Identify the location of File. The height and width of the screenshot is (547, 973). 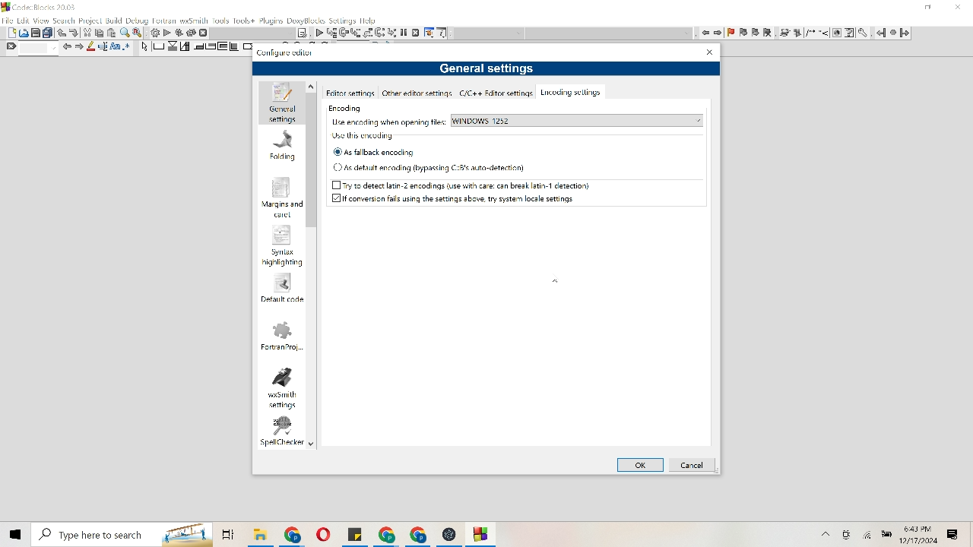
(293, 534).